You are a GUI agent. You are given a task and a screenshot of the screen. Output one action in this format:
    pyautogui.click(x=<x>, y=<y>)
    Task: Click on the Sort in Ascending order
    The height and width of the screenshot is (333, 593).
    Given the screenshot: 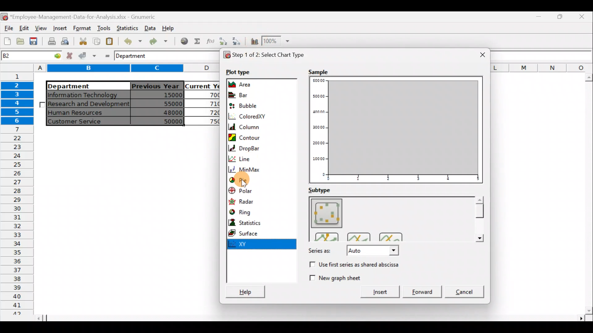 What is the action you would take?
    pyautogui.click(x=223, y=41)
    